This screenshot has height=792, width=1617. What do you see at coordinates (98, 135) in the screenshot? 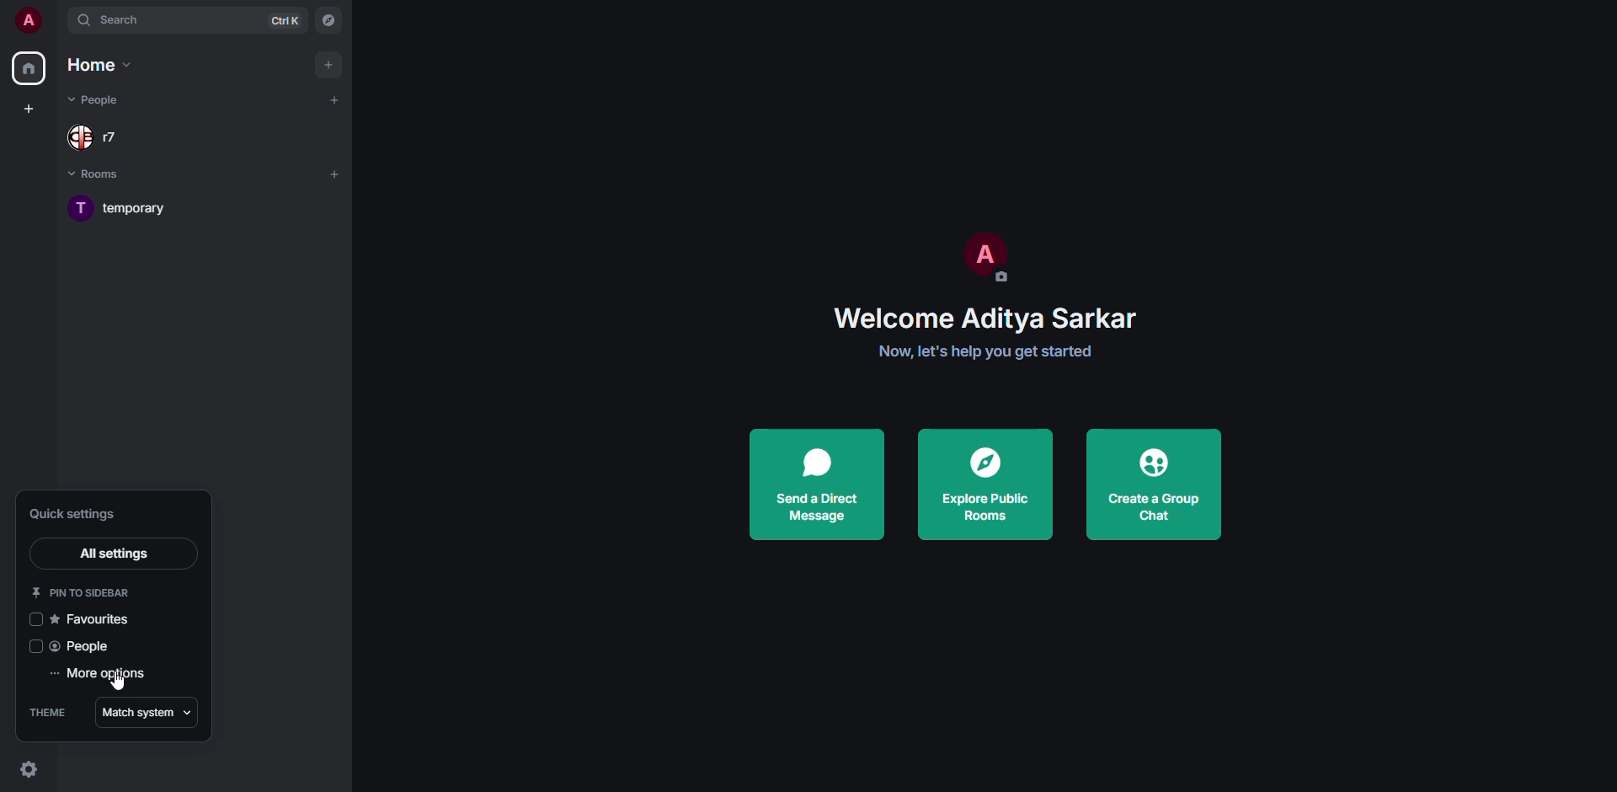
I see `people` at bounding box center [98, 135].